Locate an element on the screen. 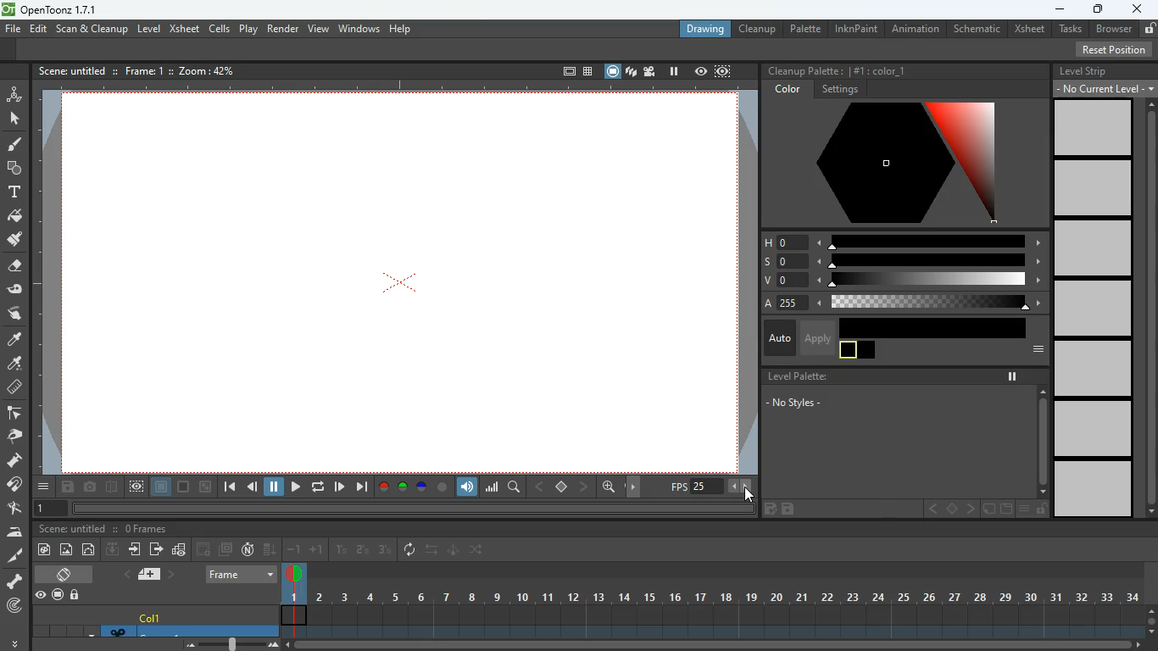 The width and height of the screenshot is (1158, 651). level is located at coordinates (1094, 248).